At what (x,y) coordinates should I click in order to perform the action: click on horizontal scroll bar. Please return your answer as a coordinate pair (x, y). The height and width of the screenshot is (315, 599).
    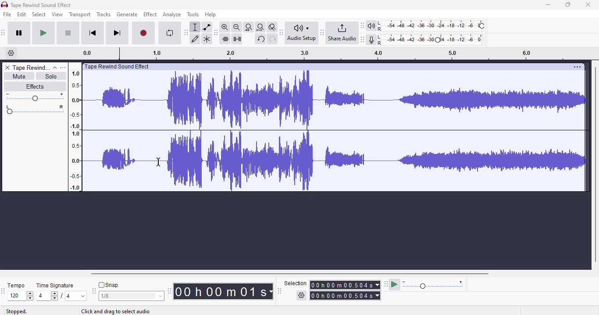
    Looking at the image, I should click on (291, 274).